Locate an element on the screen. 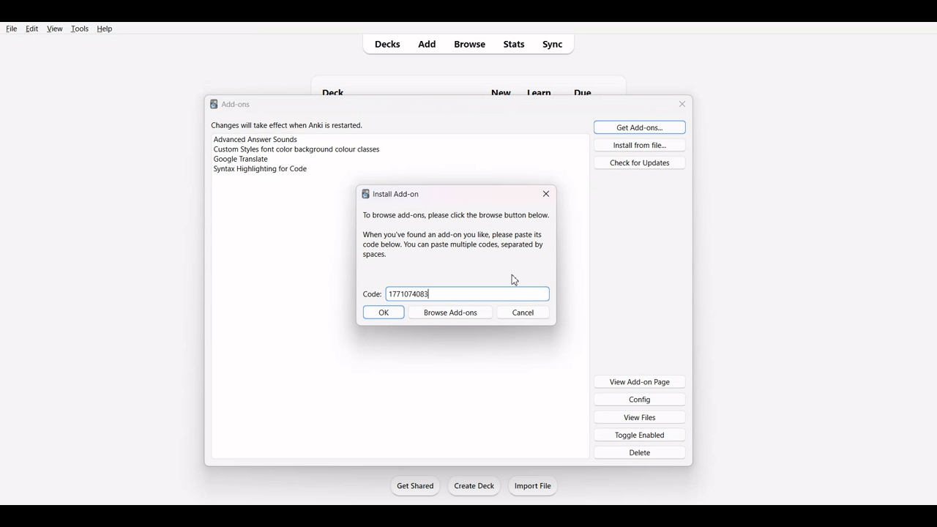 This screenshot has height=527, width=937. Toggle Enabled is located at coordinates (641, 434).